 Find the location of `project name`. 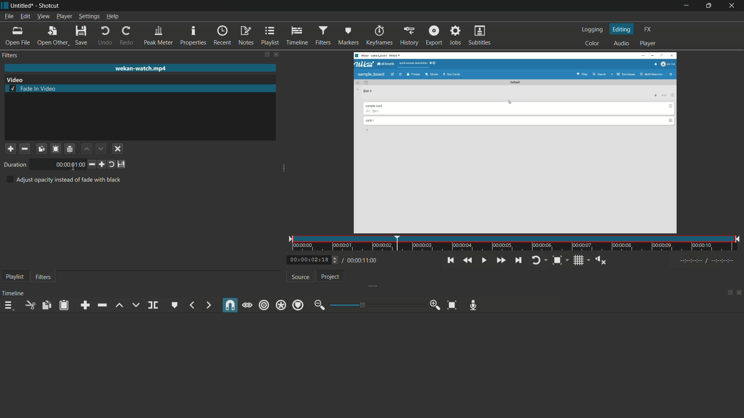

project name is located at coordinates (21, 6).